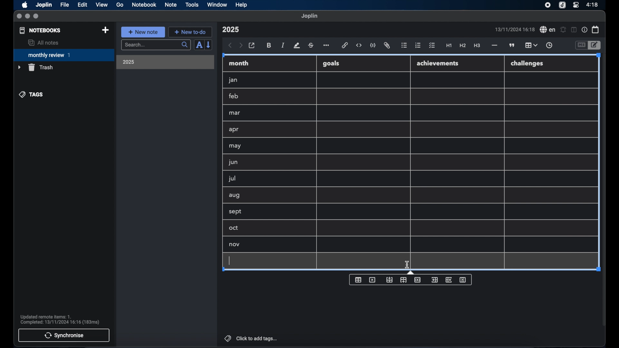  What do you see at coordinates (192, 5) in the screenshot?
I see `tools` at bounding box center [192, 5].